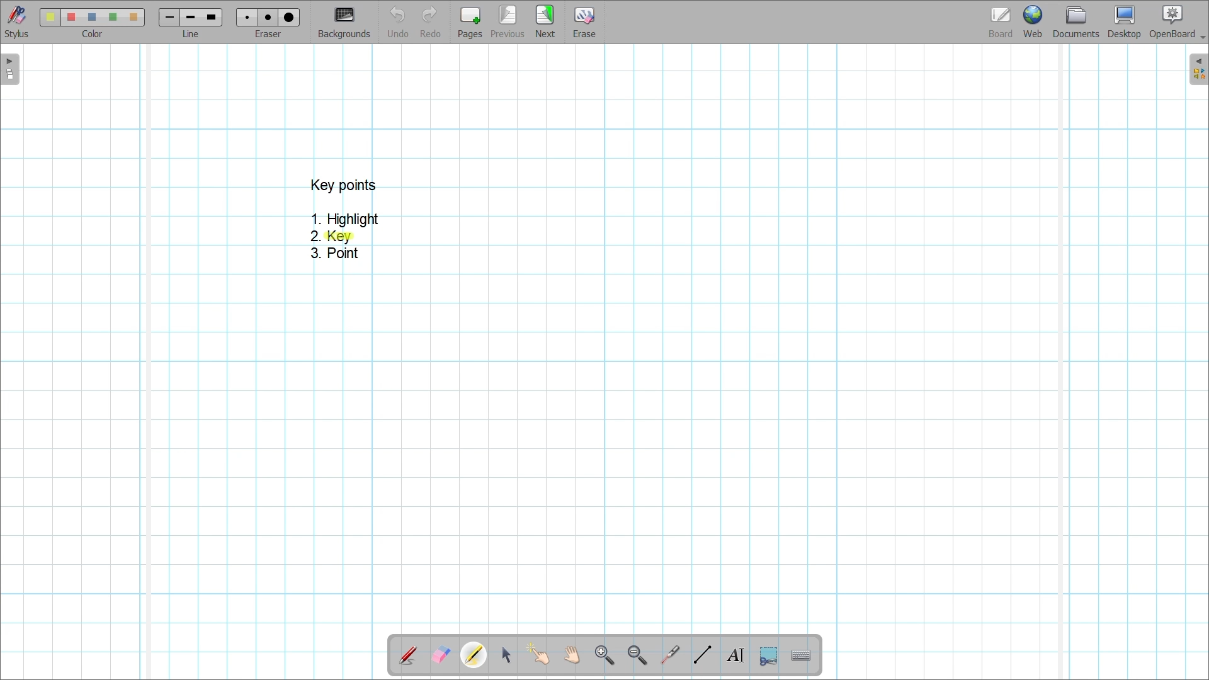  Describe the element at coordinates (399, 21) in the screenshot. I see `Undo` at that location.